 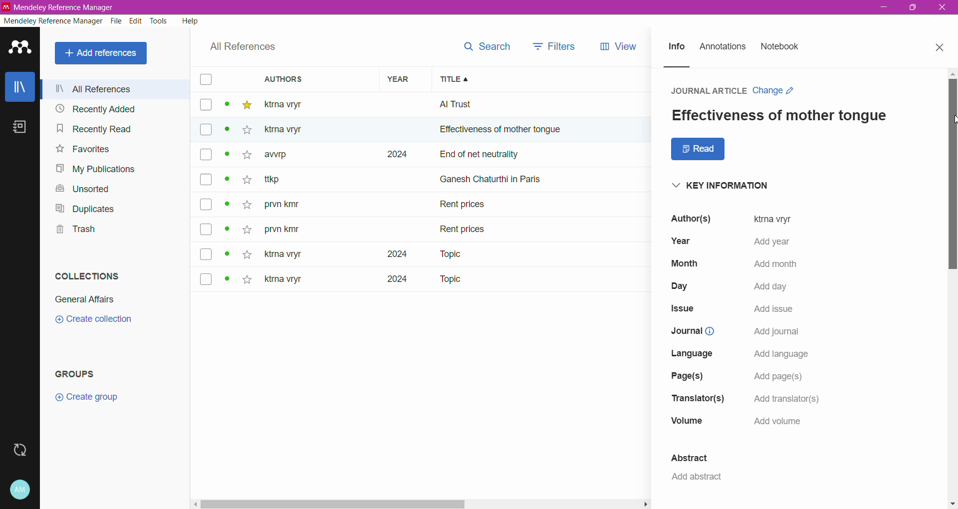 What do you see at coordinates (116, 89) in the screenshot?
I see `All References` at bounding box center [116, 89].